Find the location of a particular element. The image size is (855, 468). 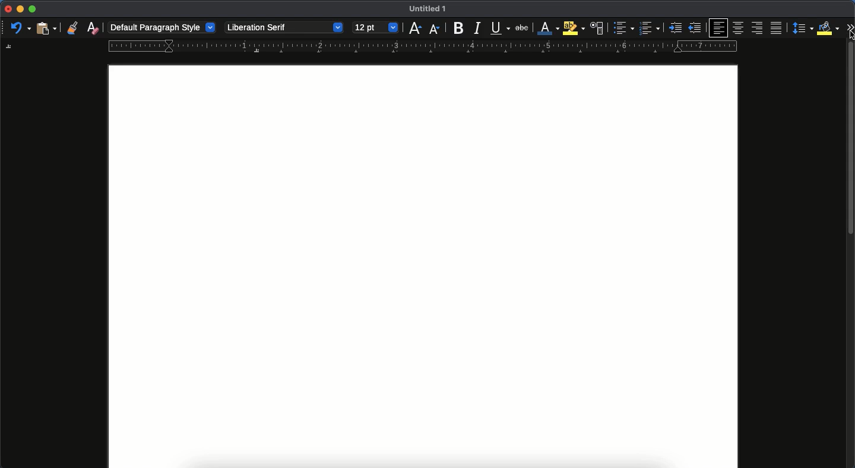

scroll is located at coordinates (851, 257).